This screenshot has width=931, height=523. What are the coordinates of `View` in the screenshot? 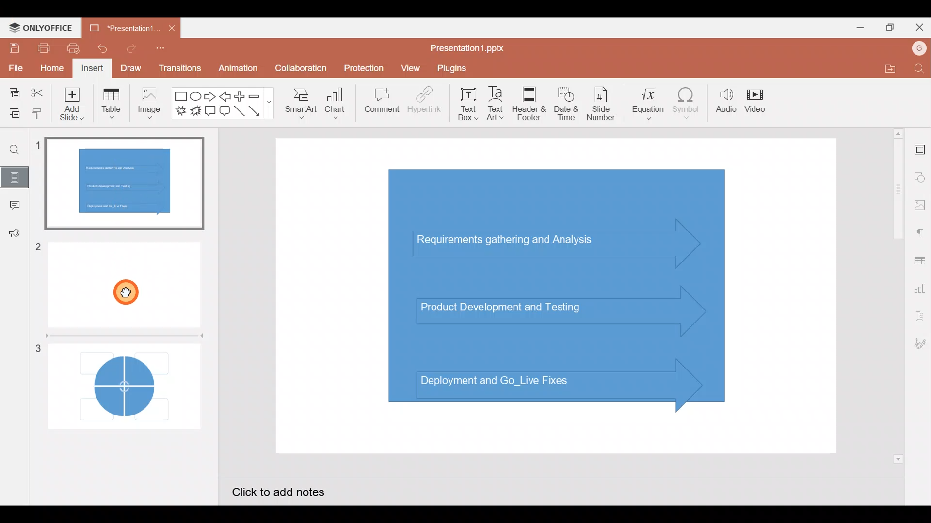 It's located at (410, 69).